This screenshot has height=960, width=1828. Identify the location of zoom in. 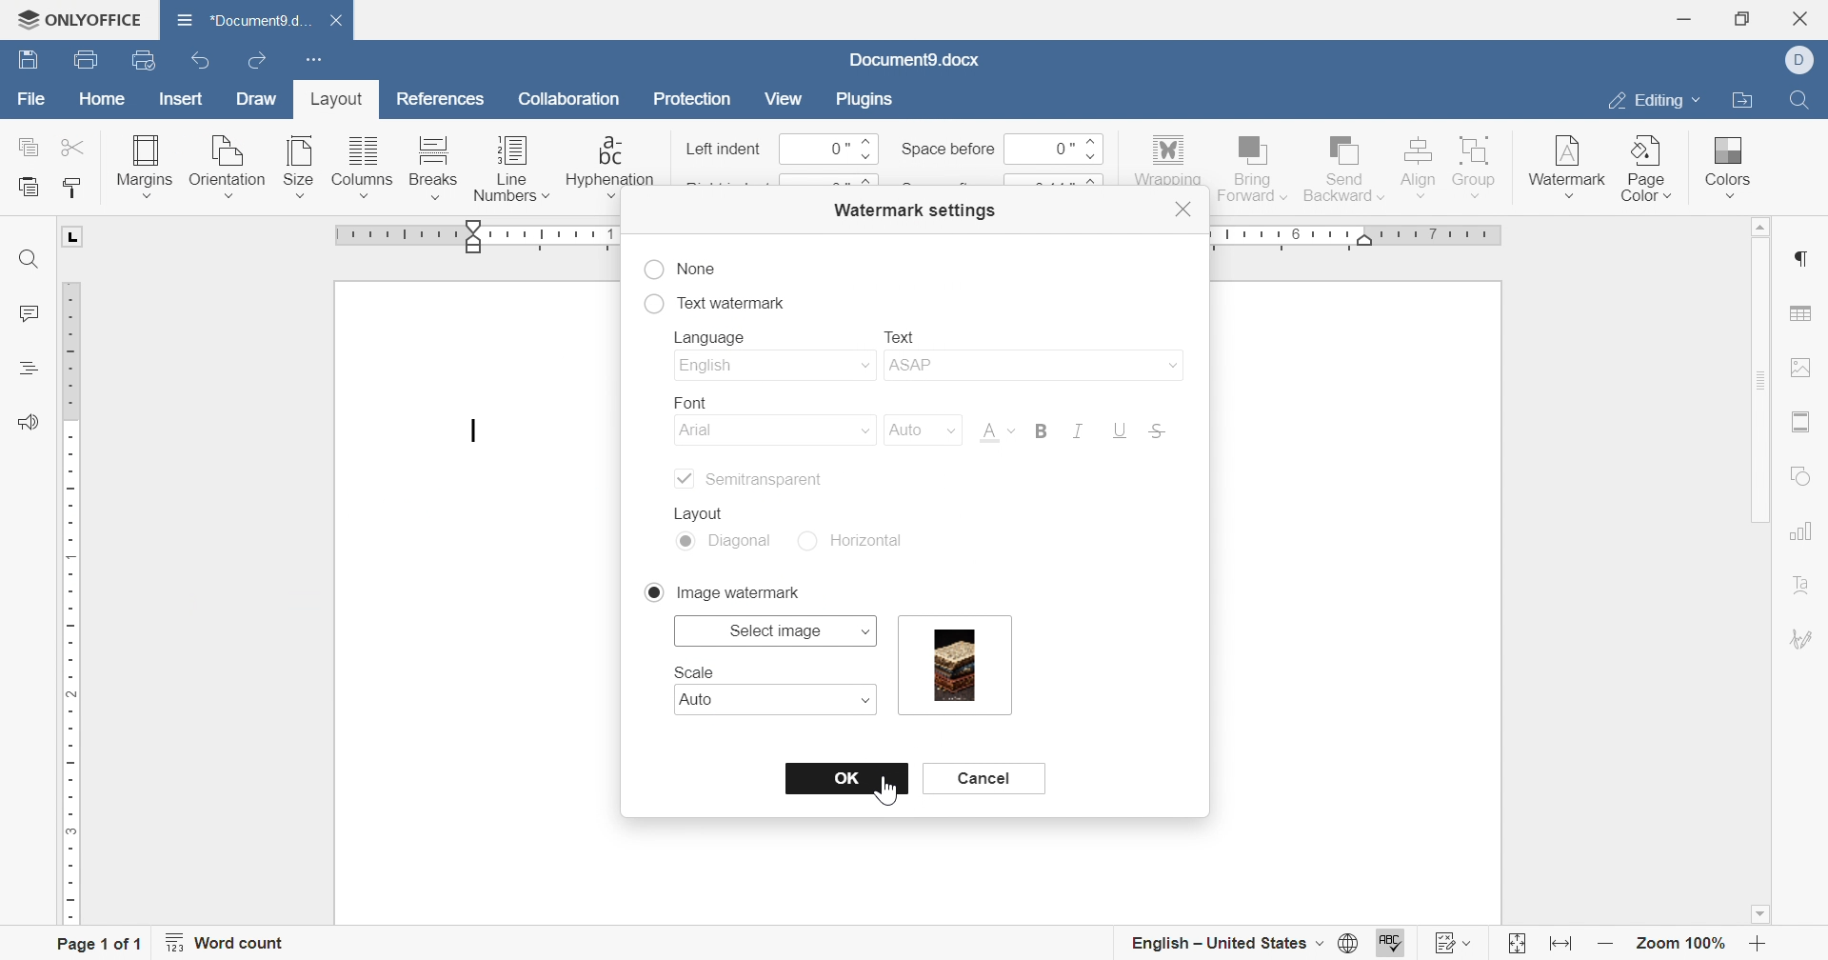
(1758, 947).